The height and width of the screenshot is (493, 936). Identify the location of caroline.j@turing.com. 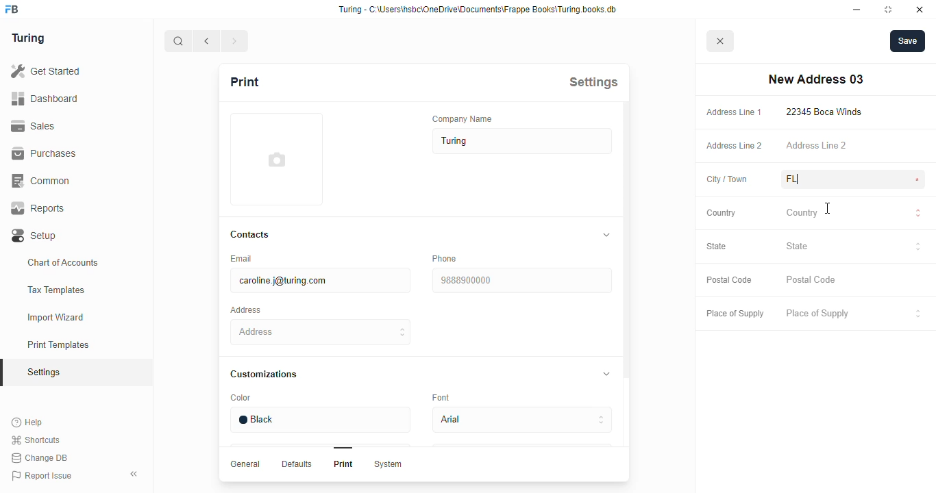
(319, 281).